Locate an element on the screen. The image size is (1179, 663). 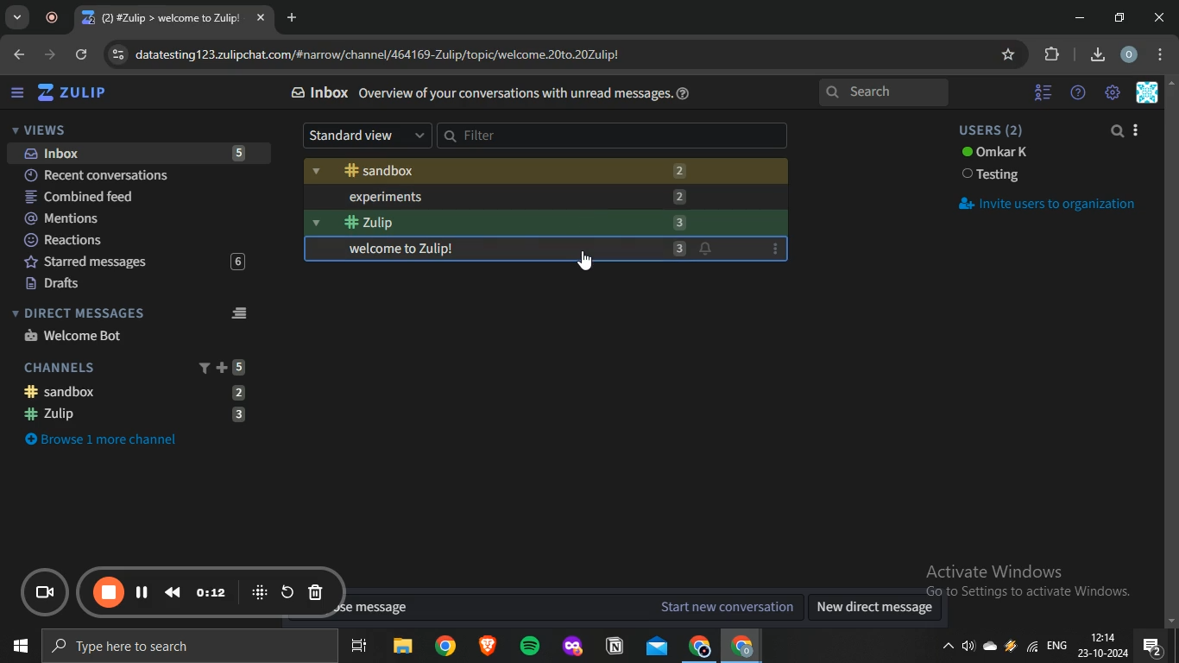
text is located at coordinates (993, 176).